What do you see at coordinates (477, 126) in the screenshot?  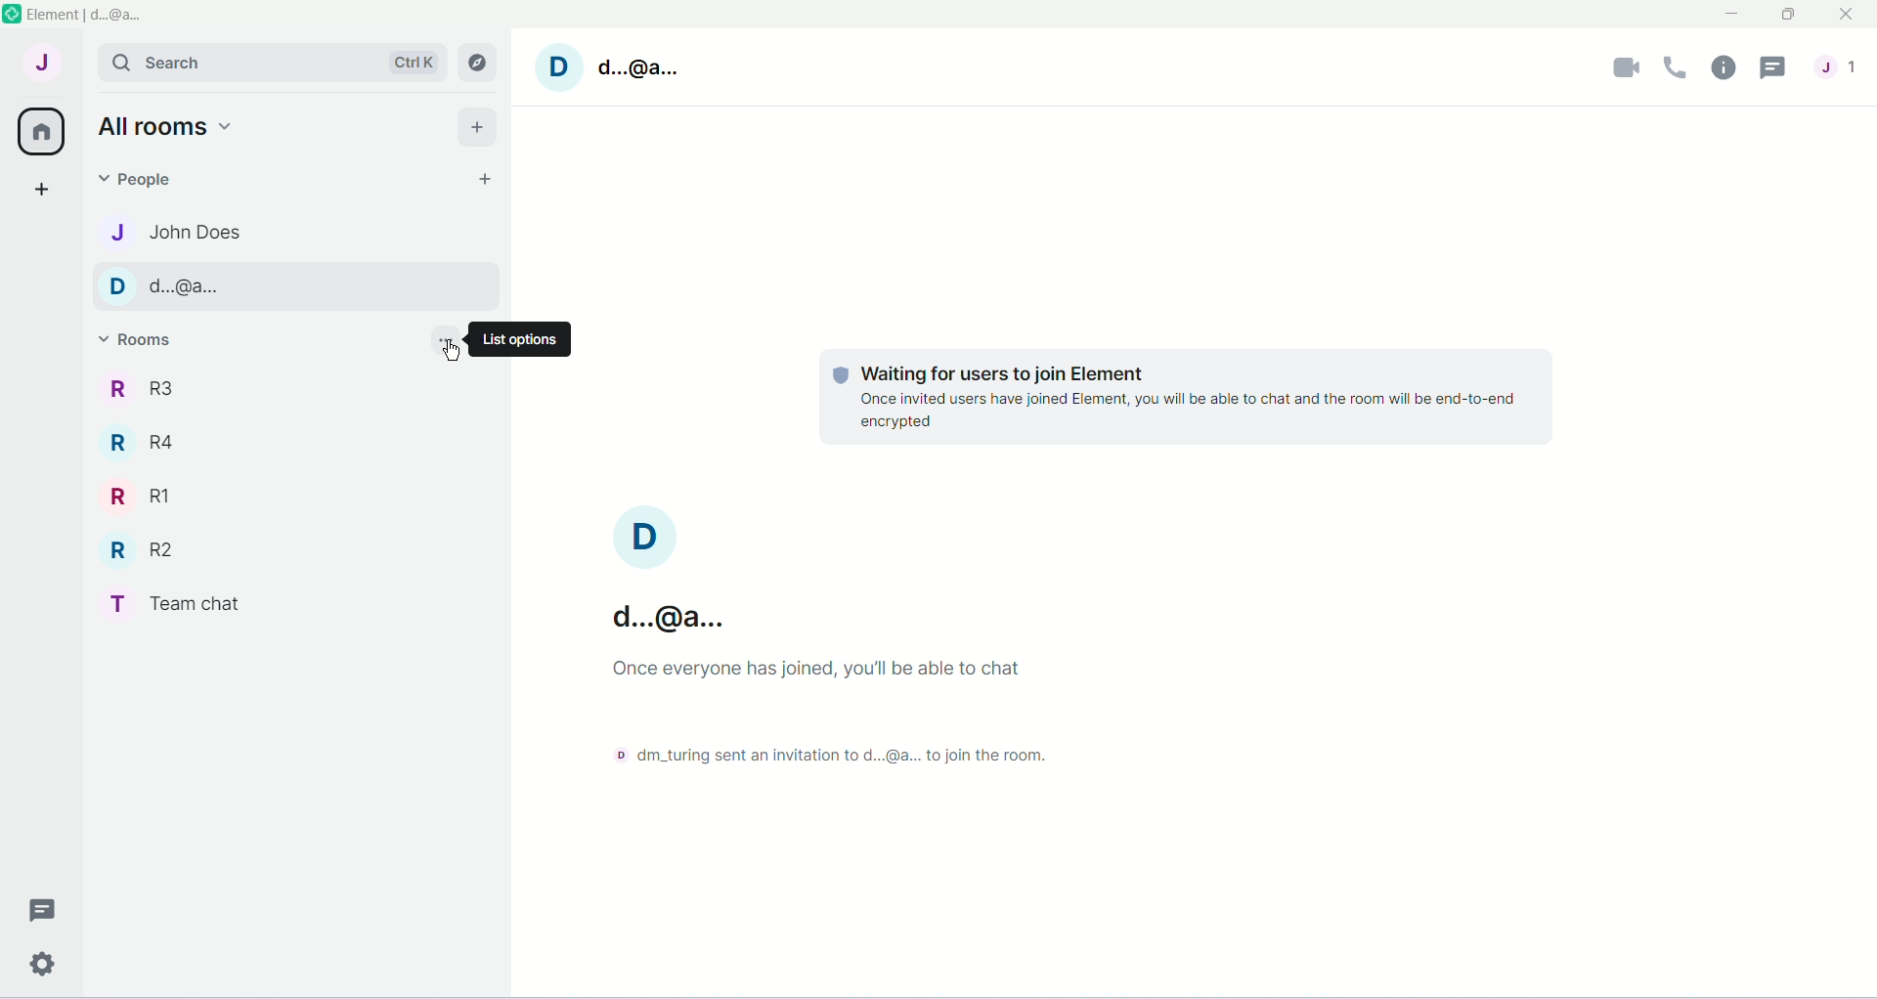 I see `Add` at bounding box center [477, 126].